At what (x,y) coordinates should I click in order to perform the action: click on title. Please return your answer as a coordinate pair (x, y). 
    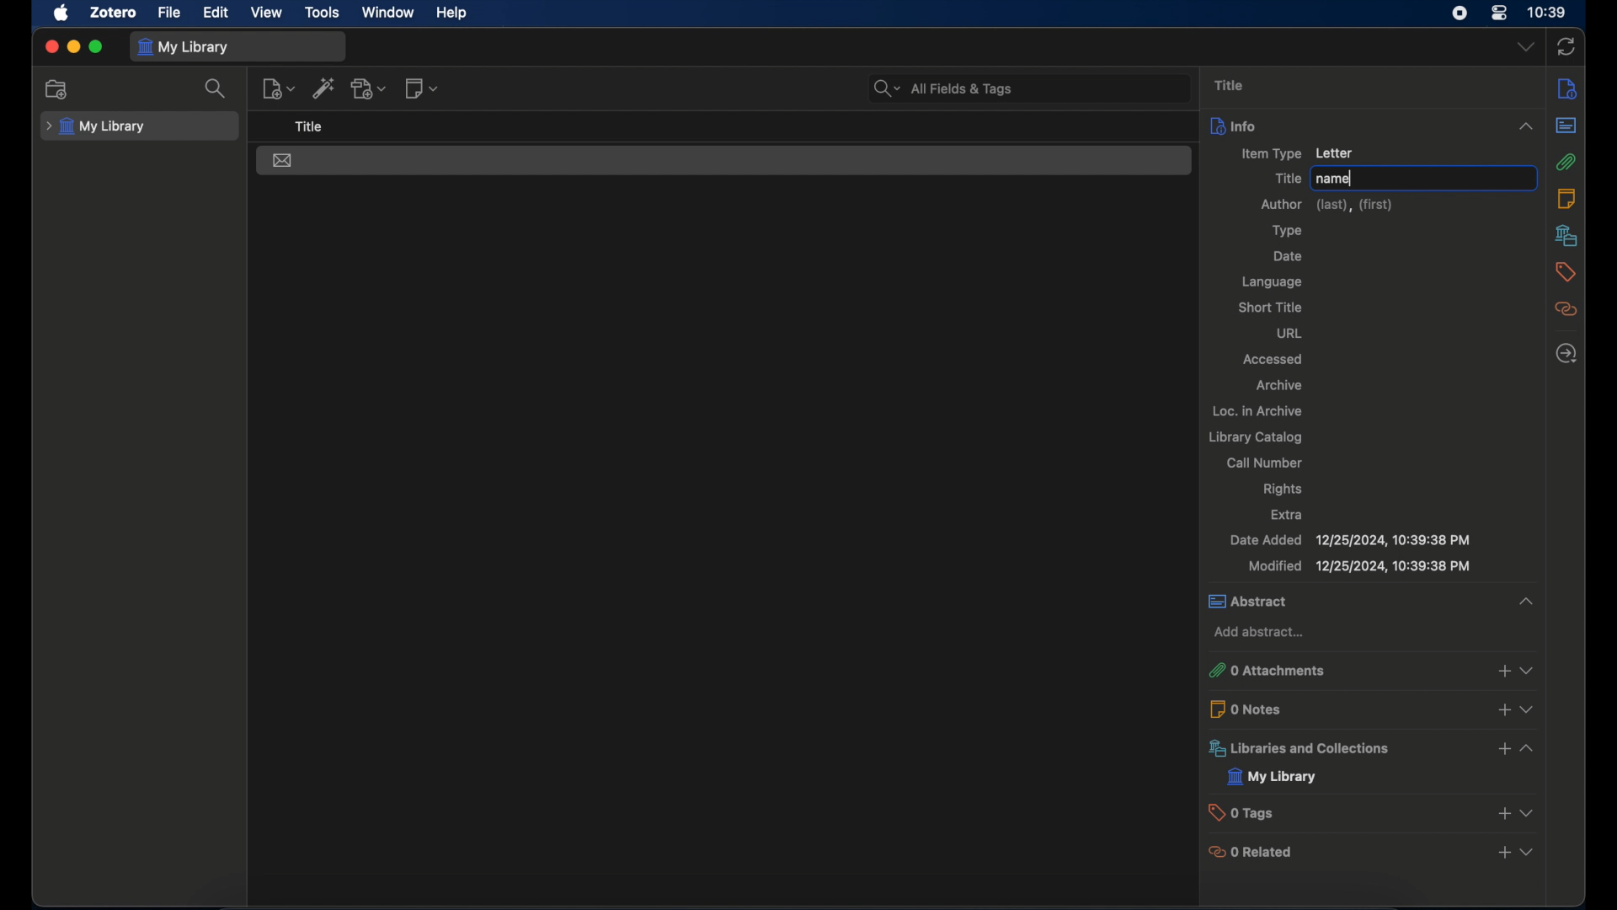
    Looking at the image, I should click on (309, 127).